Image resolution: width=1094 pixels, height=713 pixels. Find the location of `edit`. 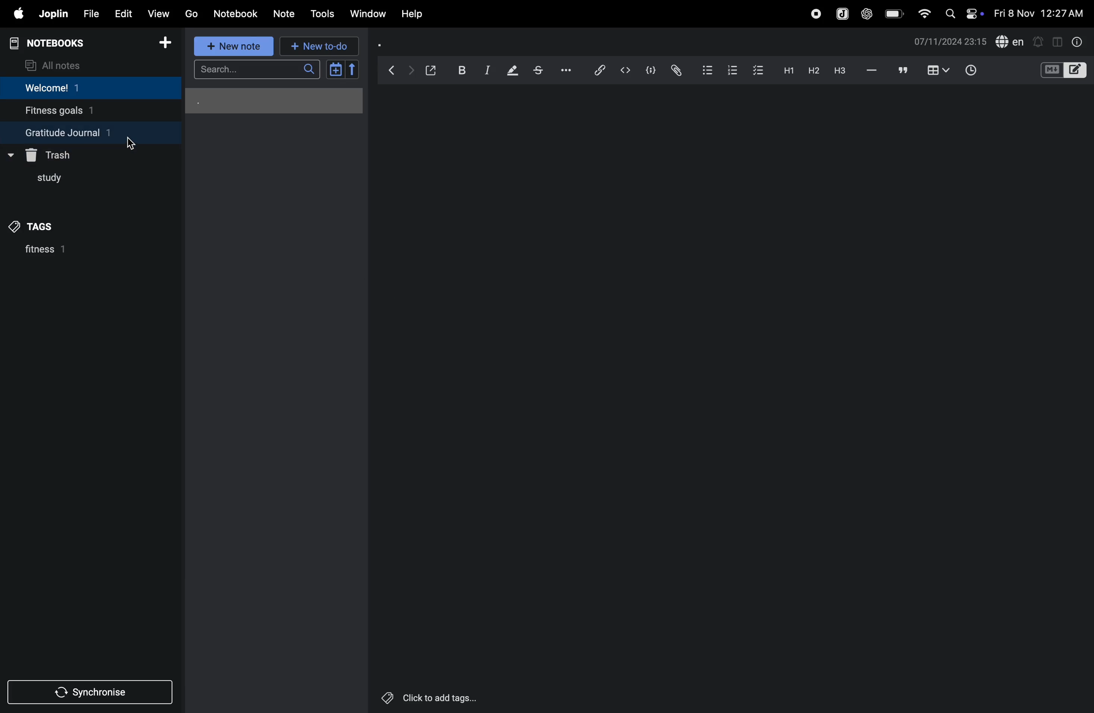

edit is located at coordinates (123, 14).